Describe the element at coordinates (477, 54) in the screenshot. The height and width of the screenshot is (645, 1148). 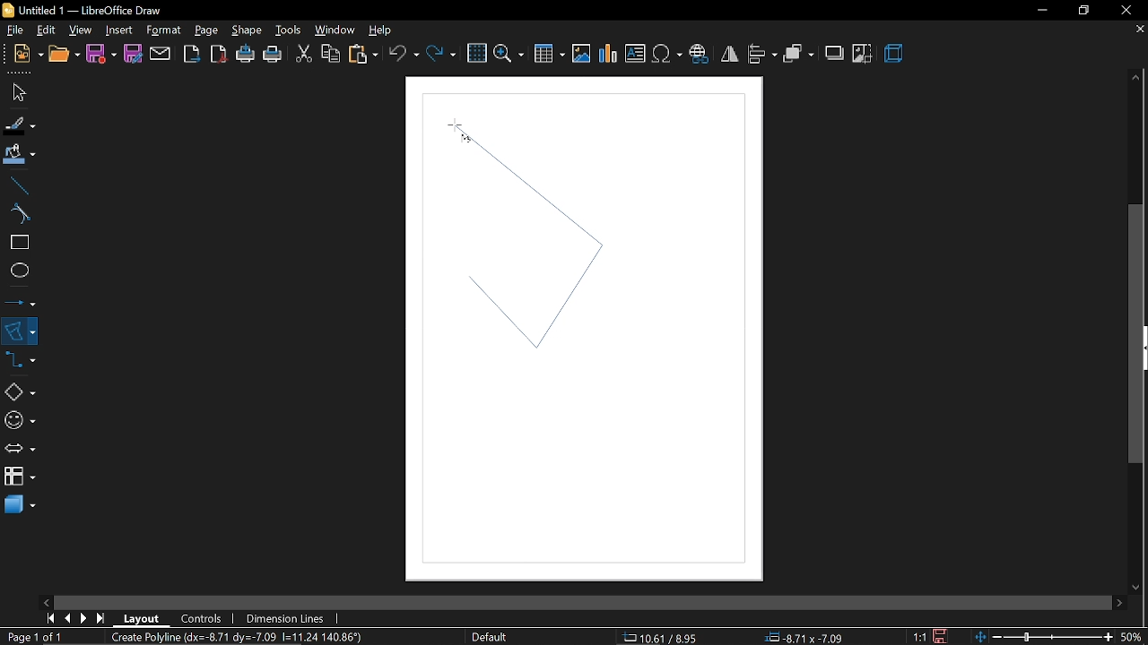
I see `grid` at that location.